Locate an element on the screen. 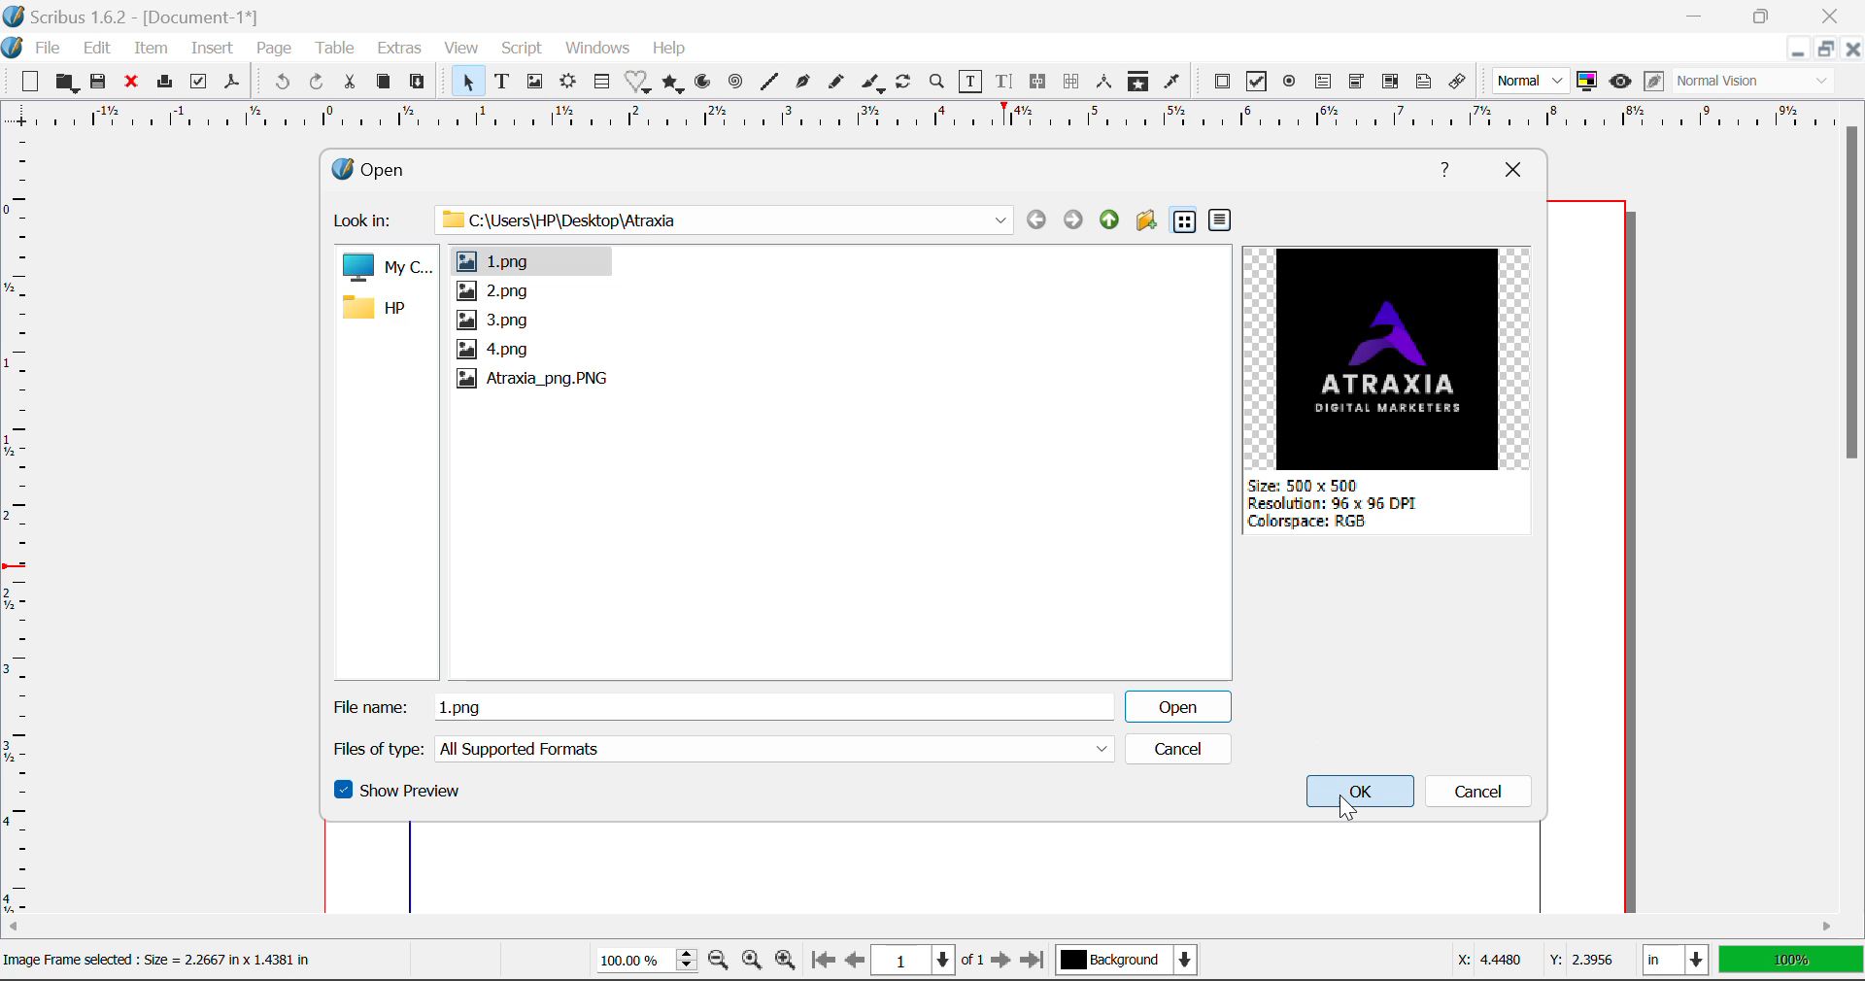 The image size is (1865, 981). My Computer is located at coordinates (386, 268).